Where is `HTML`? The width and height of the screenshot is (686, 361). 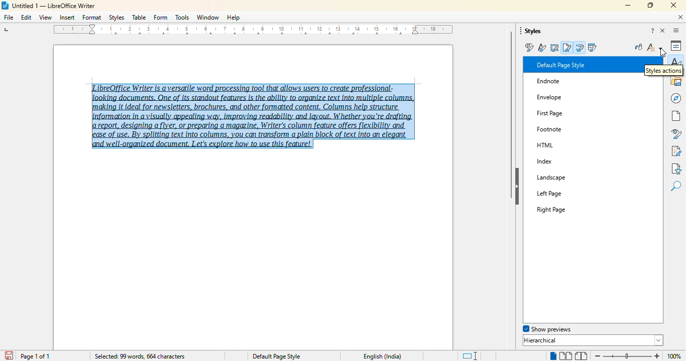 HTML is located at coordinates (556, 143).